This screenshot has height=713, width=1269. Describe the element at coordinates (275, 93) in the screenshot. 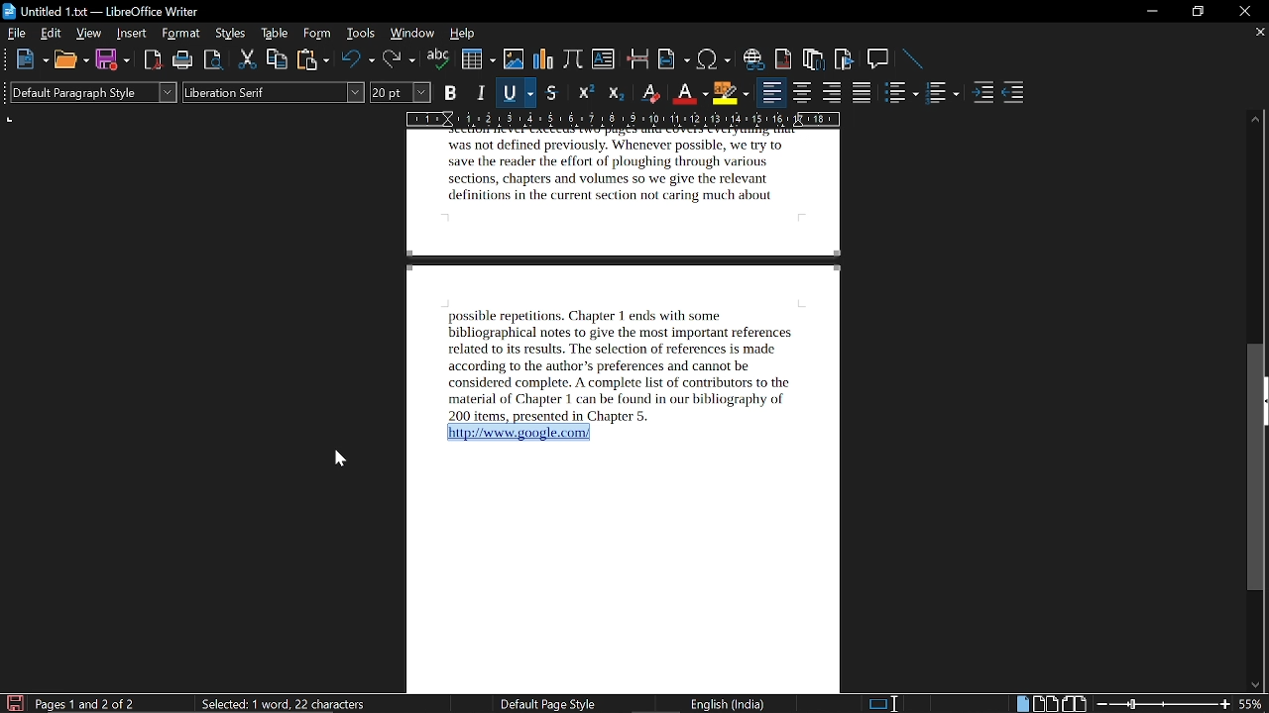

I see `font style` at that location.